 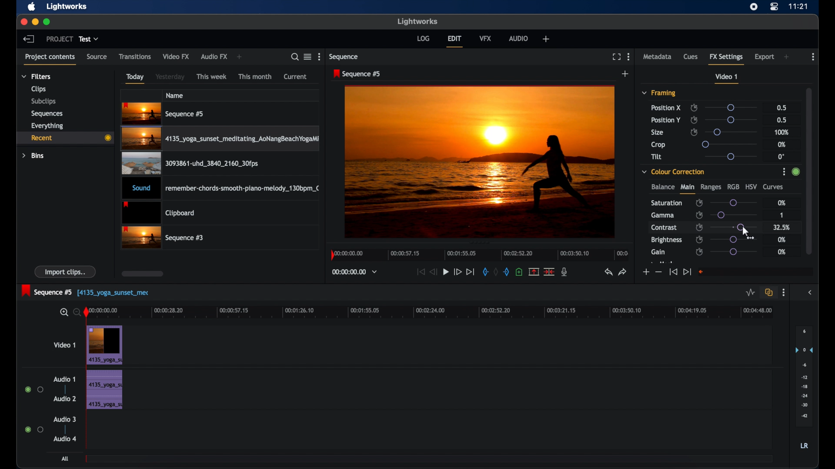 What do you see at coordinates (63, 379) in the screenshot?
I see `audio 1` at bounding box center [63, 379].